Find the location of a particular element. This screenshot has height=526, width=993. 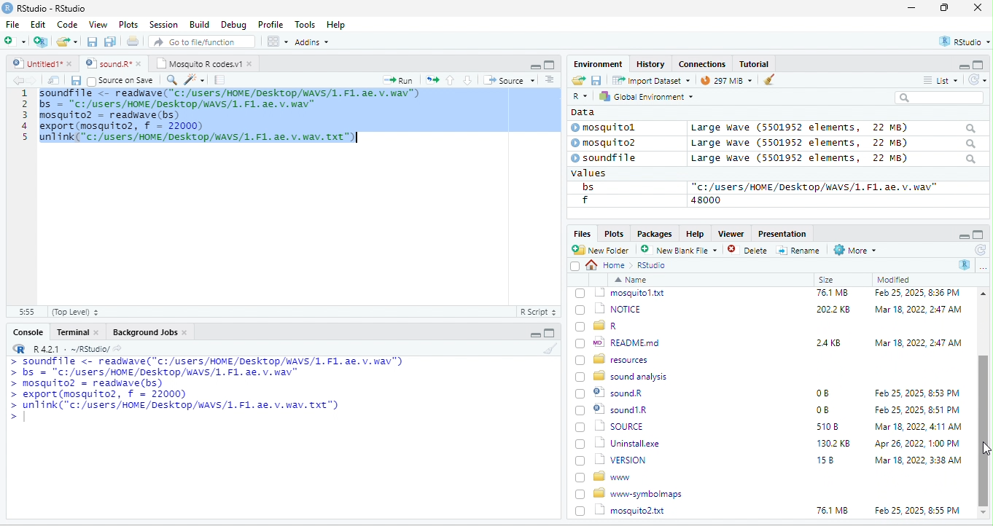

76.1 MB is located at coordinates (832, 378).